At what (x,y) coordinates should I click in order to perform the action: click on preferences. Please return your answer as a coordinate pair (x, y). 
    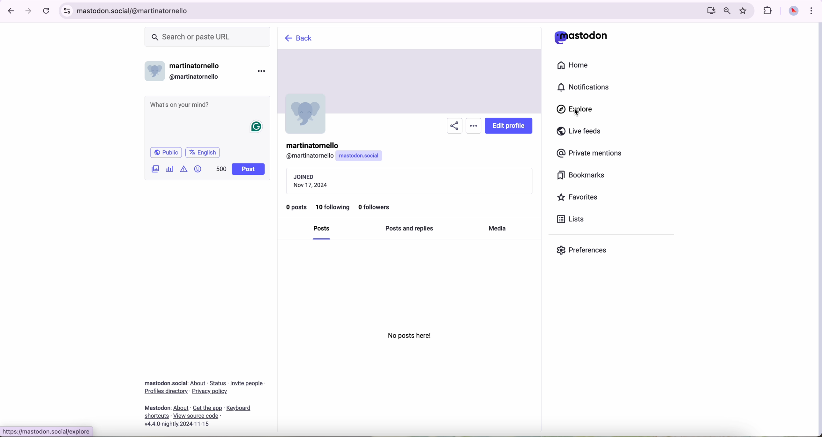
    Looking at the image, I should click on (583, 251).